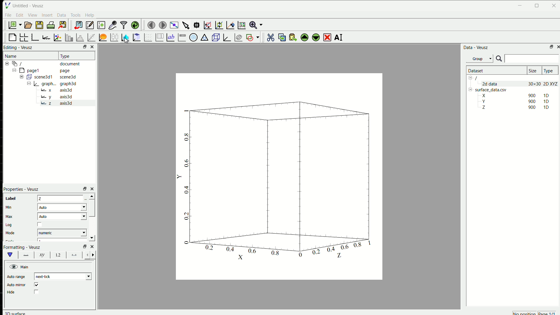 Image resolution: width=560 pixels, height=315 pixels. Describe the element at coordinates (19, 267) in the screenshot. I see `Main` at that location.